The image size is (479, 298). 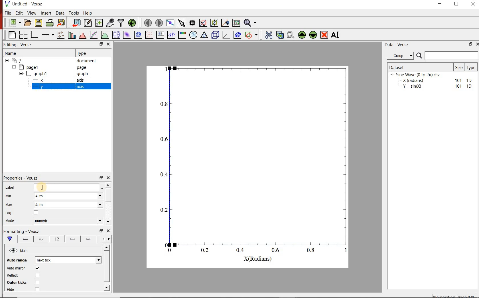 What do you see at coordinates (10, 221) in the screenshot?
I see `Mode` at bounding box center [10, 221].